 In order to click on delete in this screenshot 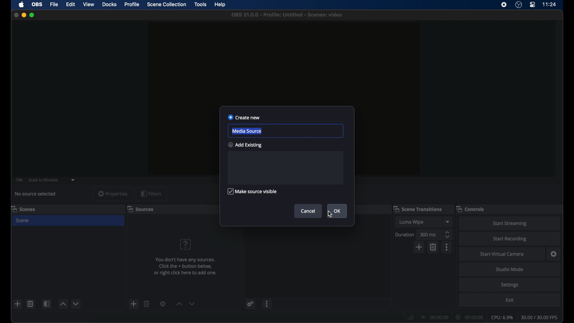, I will do `click(147, 304)`.